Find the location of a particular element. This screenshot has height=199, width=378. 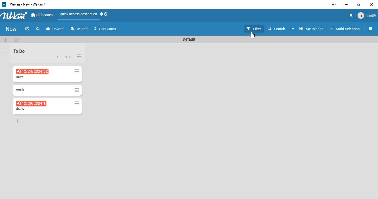

card actions is located at coordinates (77, 103).